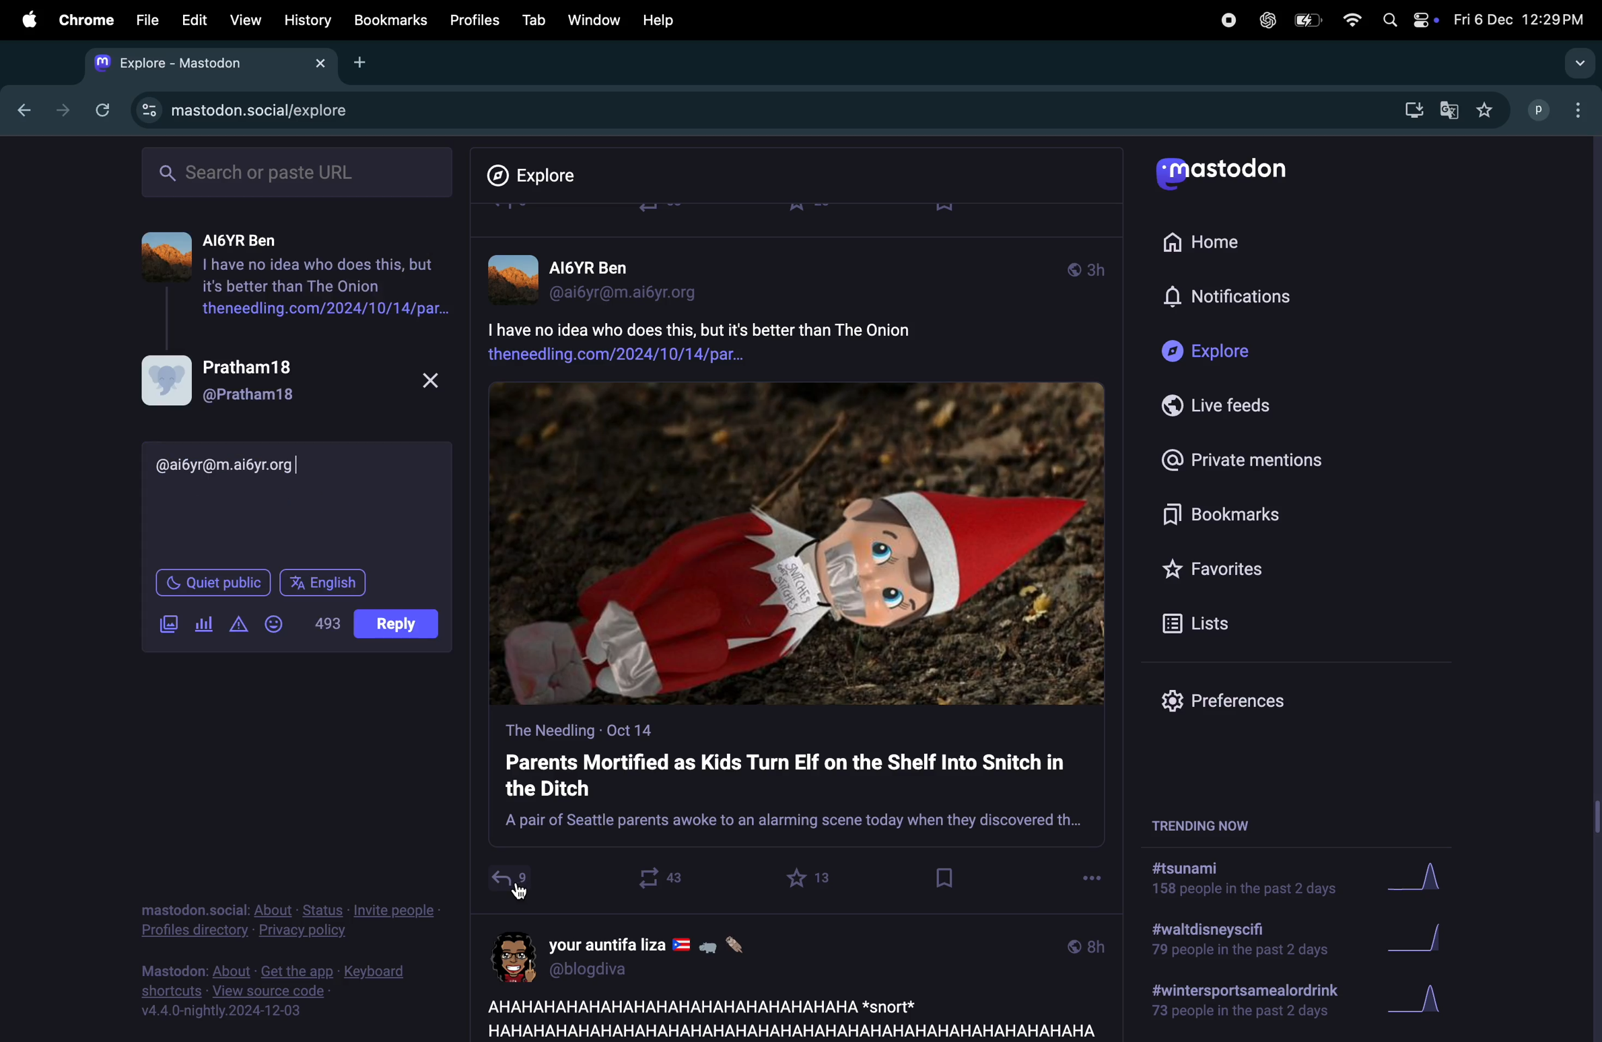 The height and width of the screenshot is (1042, 1602). I want to click on trending now, so click(1217, 823).